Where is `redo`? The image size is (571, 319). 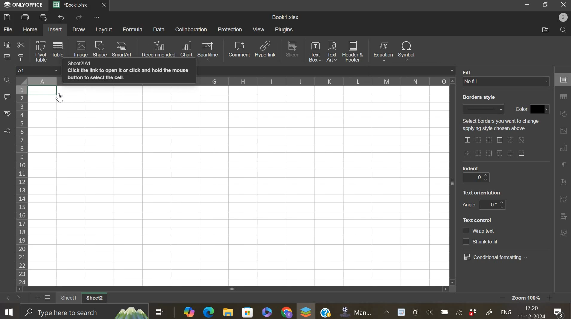
redo is located at coordinates (79, 18).